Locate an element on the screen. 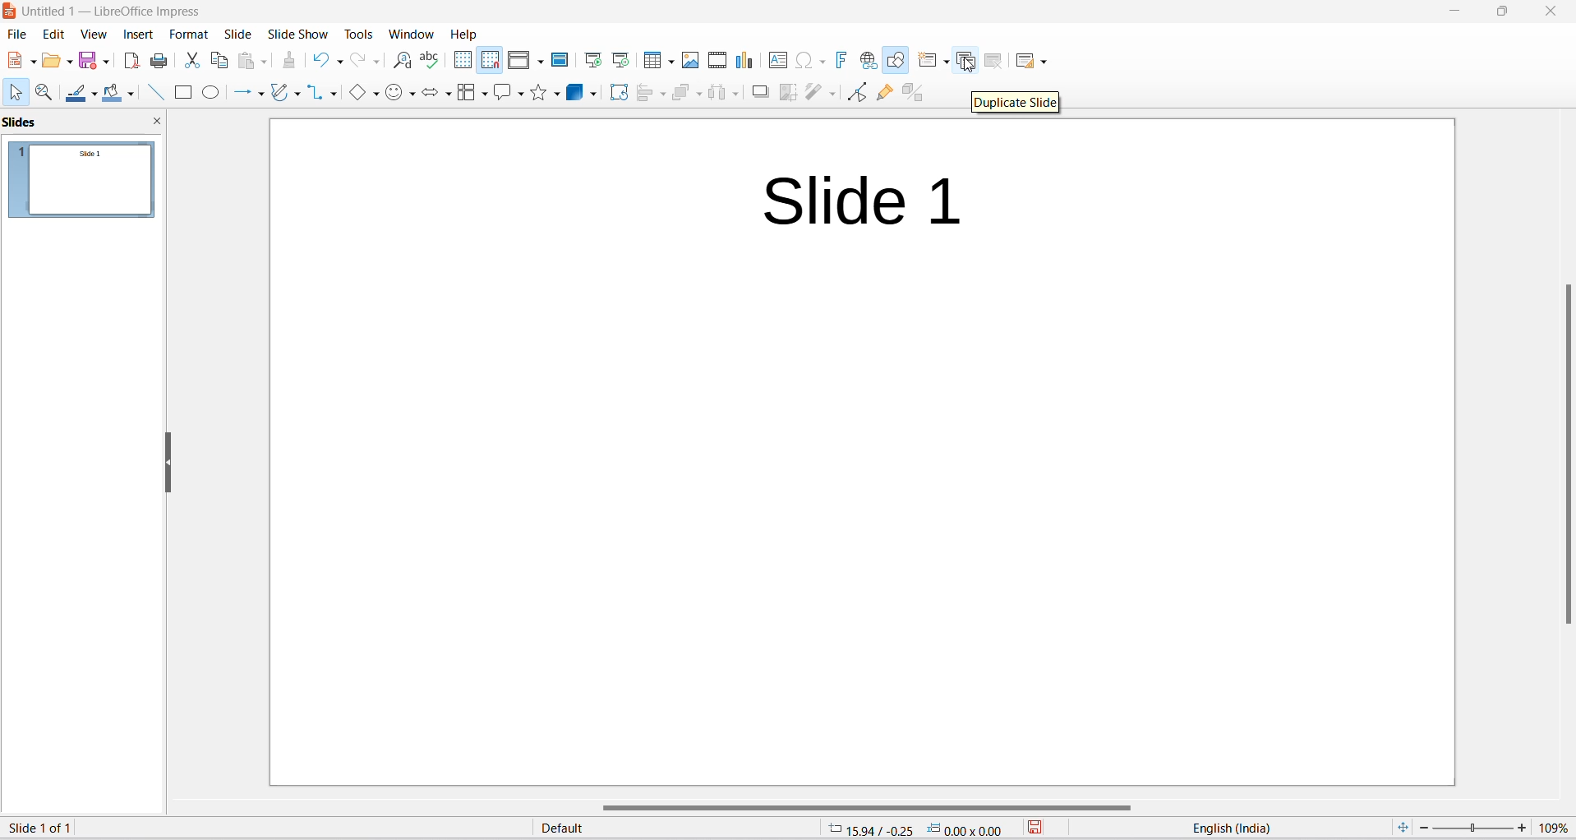 Image resolution: width=1576 pixels, height=840 pixels. select is located at coordinates (16, 94).